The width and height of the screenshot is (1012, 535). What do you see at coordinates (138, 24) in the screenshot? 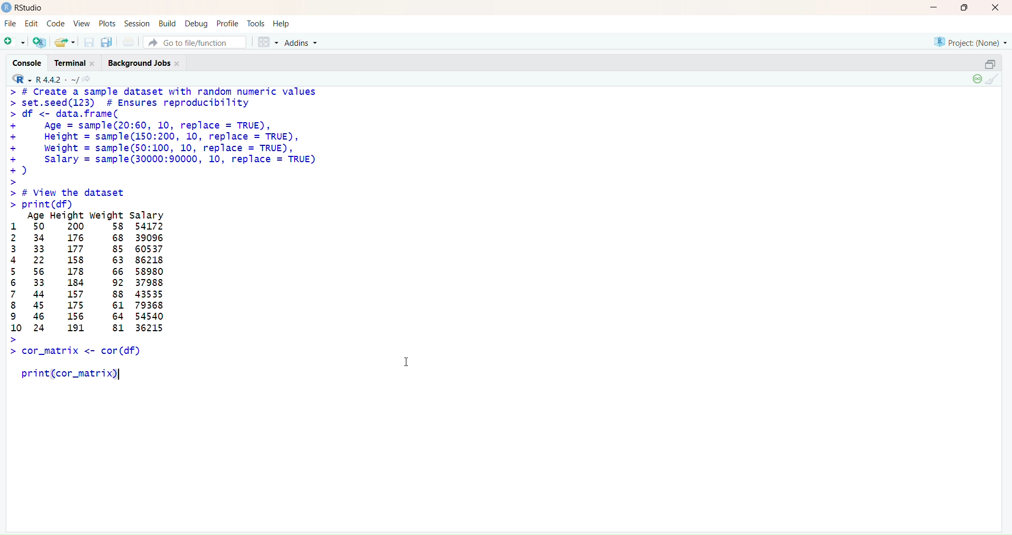
I see `Session` at bounding box center [138, 24].